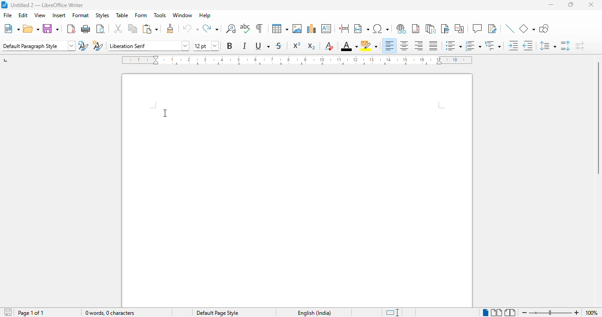 The image size is (602, 317). What do you see at coordinates (71, 29) in the screenshot?
I see `export directly as PDF` at bounding box center [71, 29].